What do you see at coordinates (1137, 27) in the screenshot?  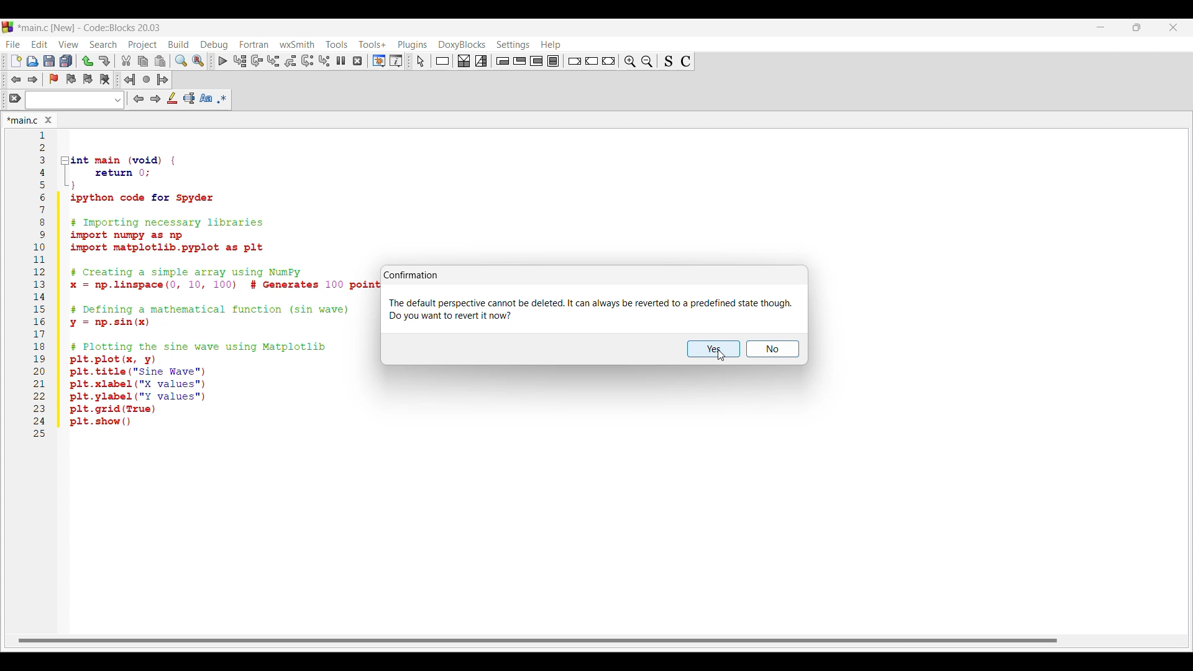 I see `Show in a smaller tab` at bounding box center [1137, 27].